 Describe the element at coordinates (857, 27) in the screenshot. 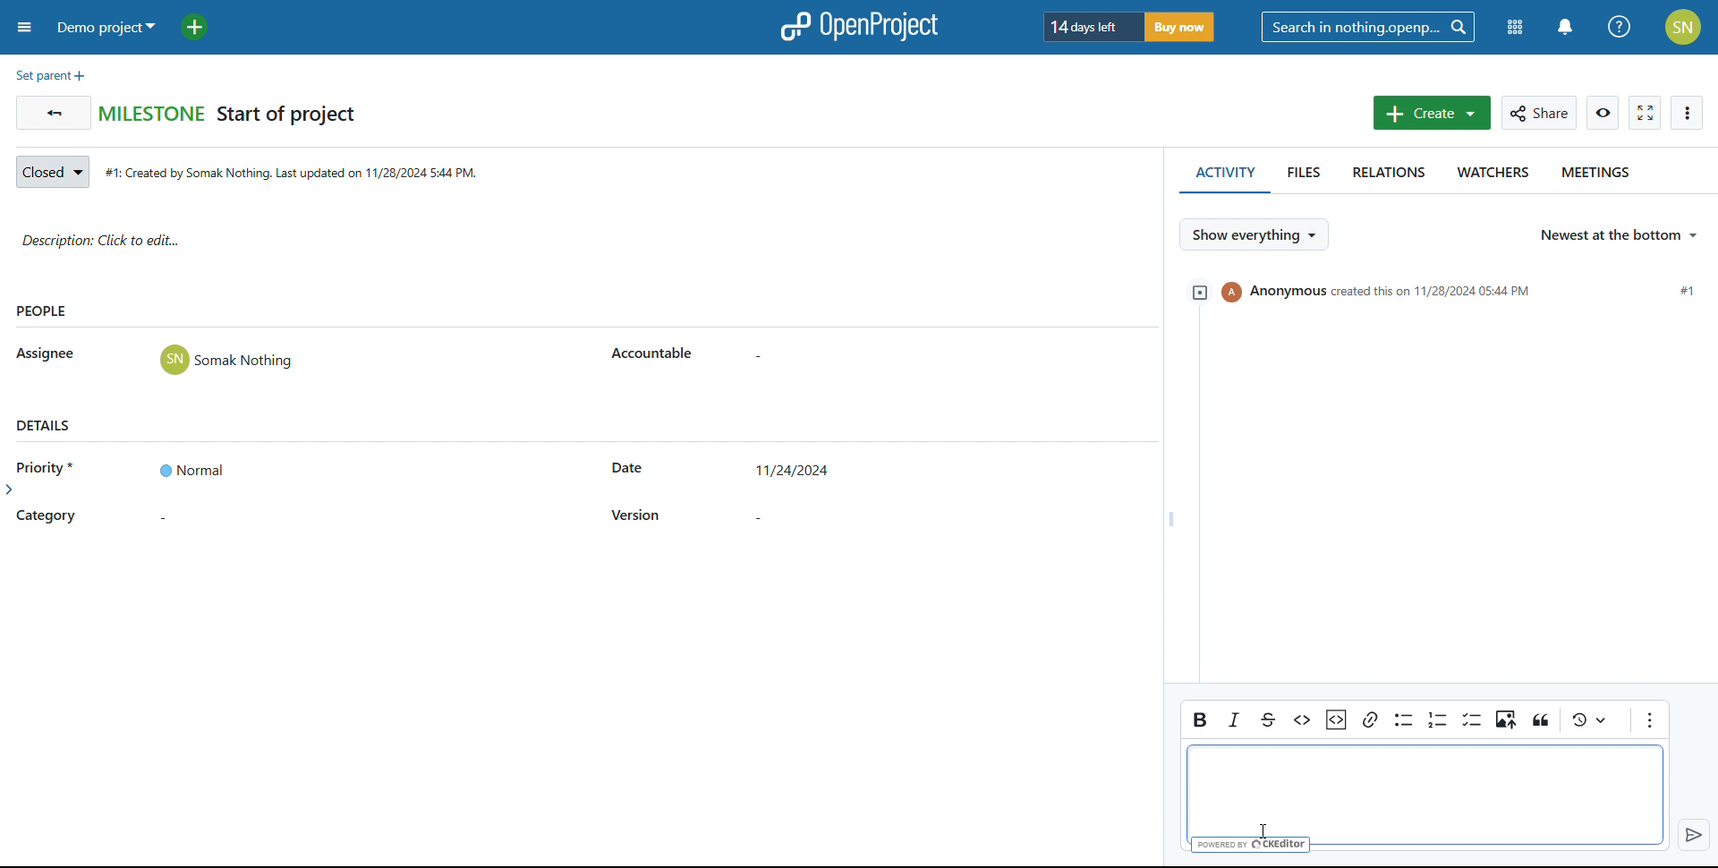

I see `logo` at that location.